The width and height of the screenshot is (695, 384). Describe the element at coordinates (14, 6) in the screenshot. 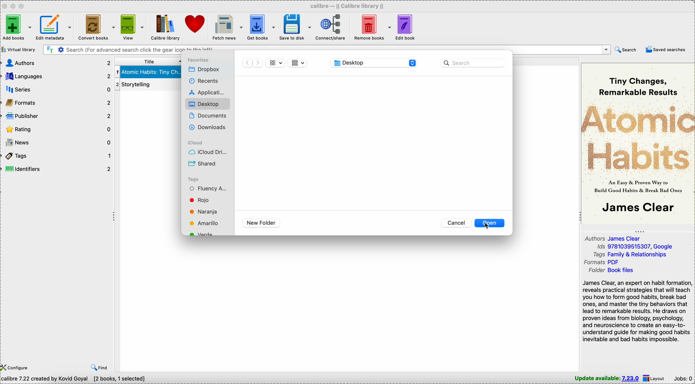

I see `minimize Calibre` at that location.